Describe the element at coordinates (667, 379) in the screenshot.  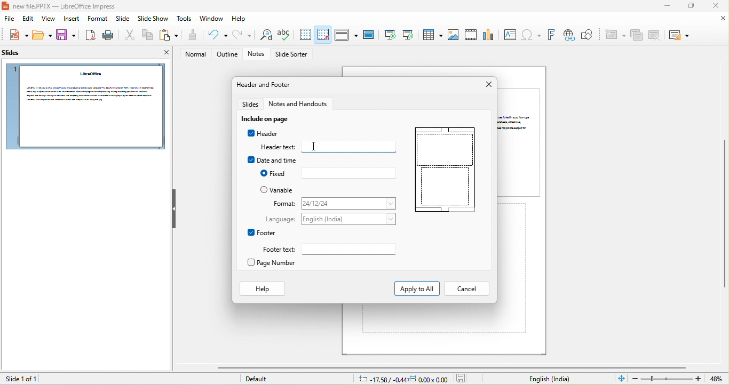
I see `zoom` at that location.